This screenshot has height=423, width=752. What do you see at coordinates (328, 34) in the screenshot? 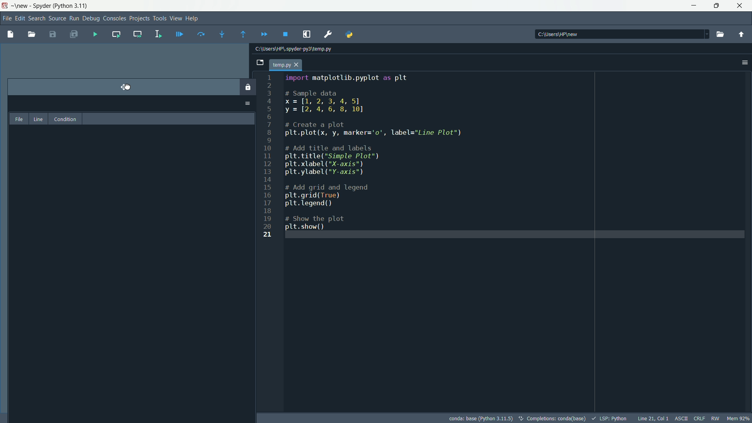
I see `preferences` at bounding box center [328, 34].